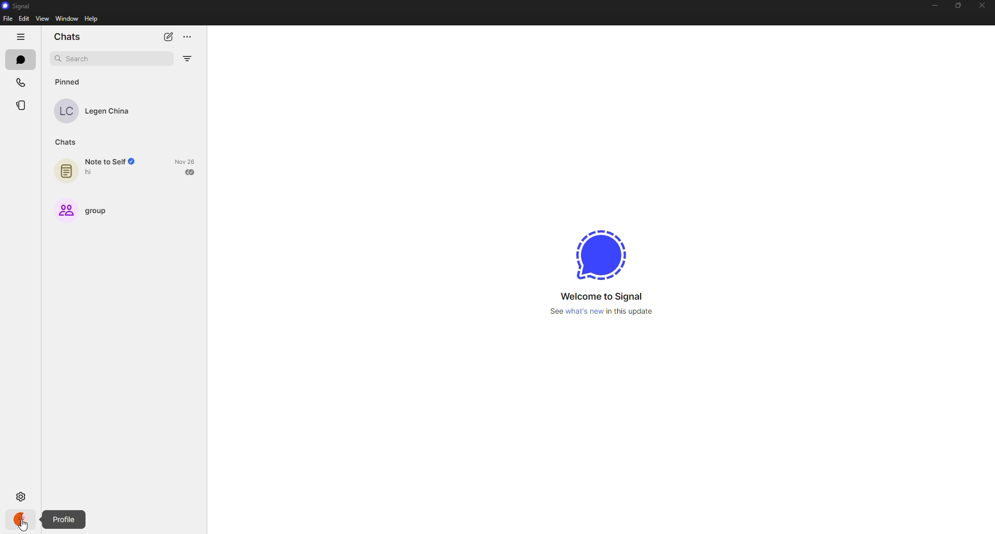  Describe the element at coordinates (191, 172) in the screenshot. I see `sent` at that location.